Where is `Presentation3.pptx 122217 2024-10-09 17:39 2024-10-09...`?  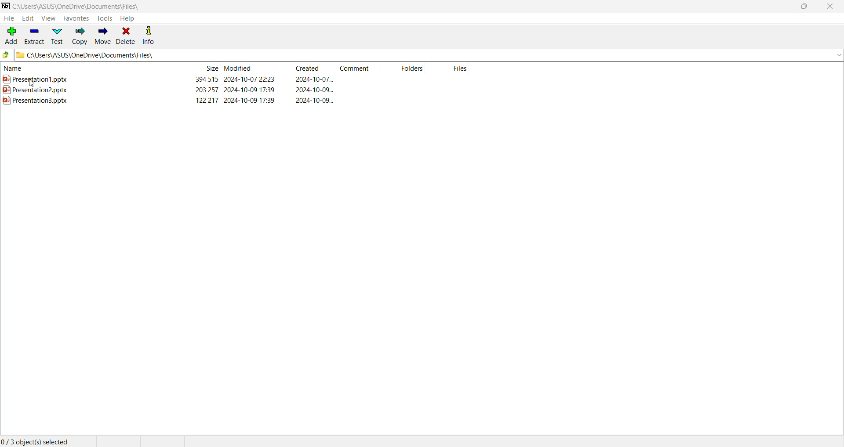
Presentation3.pptx 122217 2024-10-09 17:39 2024-10-09... is located at coordinates (176, 100).